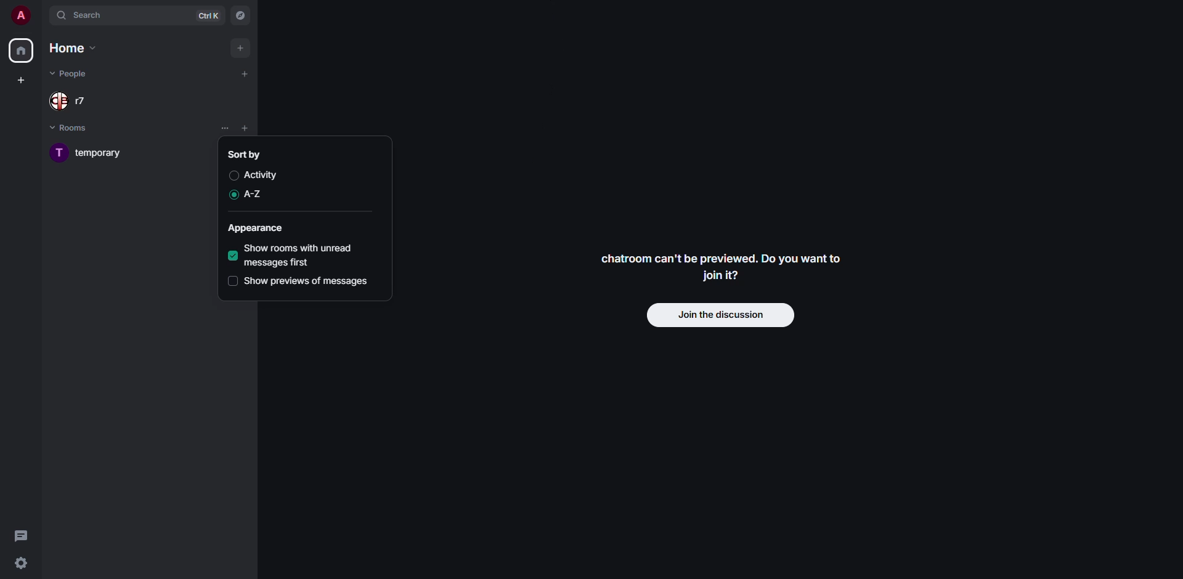 This screenshot has height=579, width=1183. What do you see at coordinates (208, 16) in the screenshot?
I see `ctrl K` at bounding box center [208, 16].